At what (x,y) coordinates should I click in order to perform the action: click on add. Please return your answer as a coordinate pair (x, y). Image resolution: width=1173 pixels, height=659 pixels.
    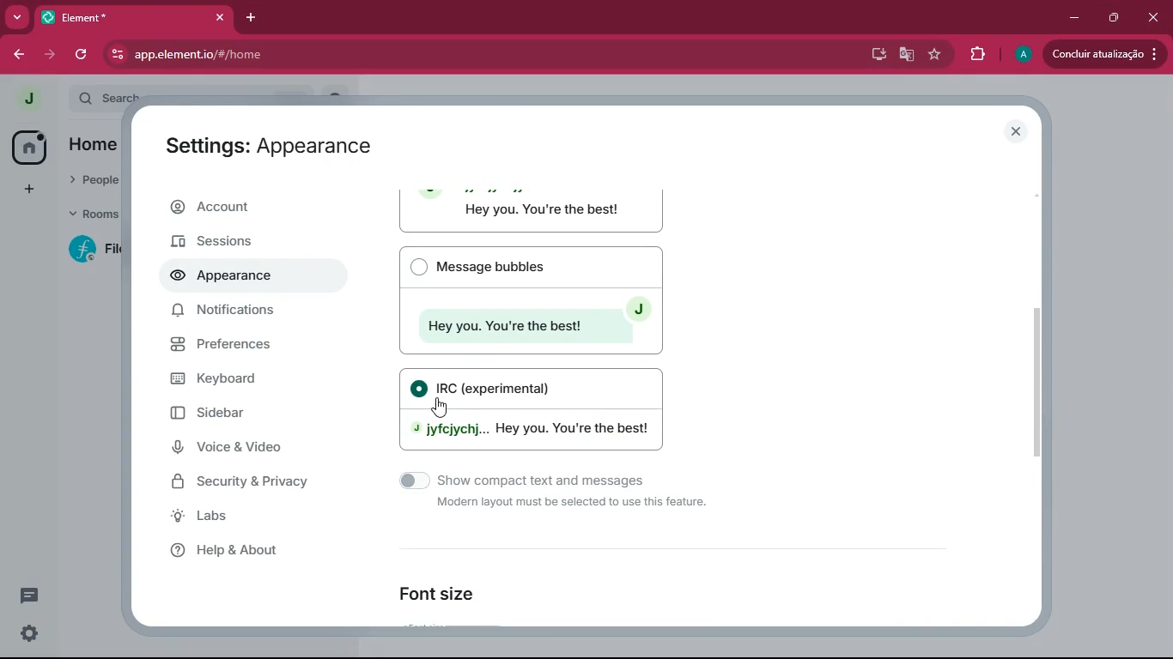
    Looking at the image, I should click on (33, 187).